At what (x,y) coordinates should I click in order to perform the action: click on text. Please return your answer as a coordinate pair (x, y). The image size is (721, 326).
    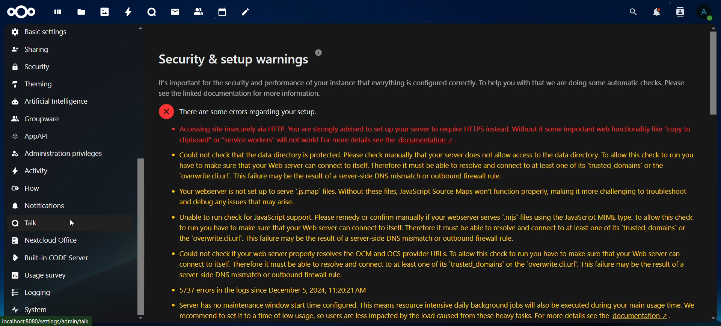
    Looking at the image, I should click on (424, 103).